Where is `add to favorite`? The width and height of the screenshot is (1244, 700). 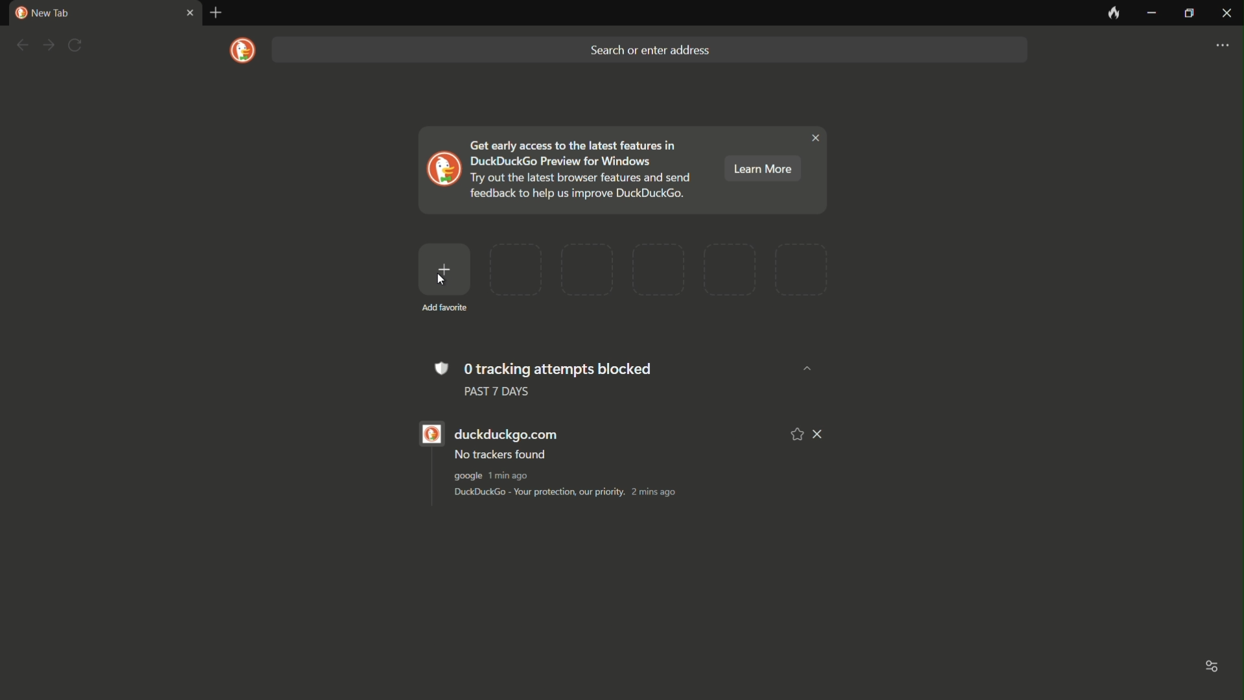
add to favorite is located at coordinates (798, 434).